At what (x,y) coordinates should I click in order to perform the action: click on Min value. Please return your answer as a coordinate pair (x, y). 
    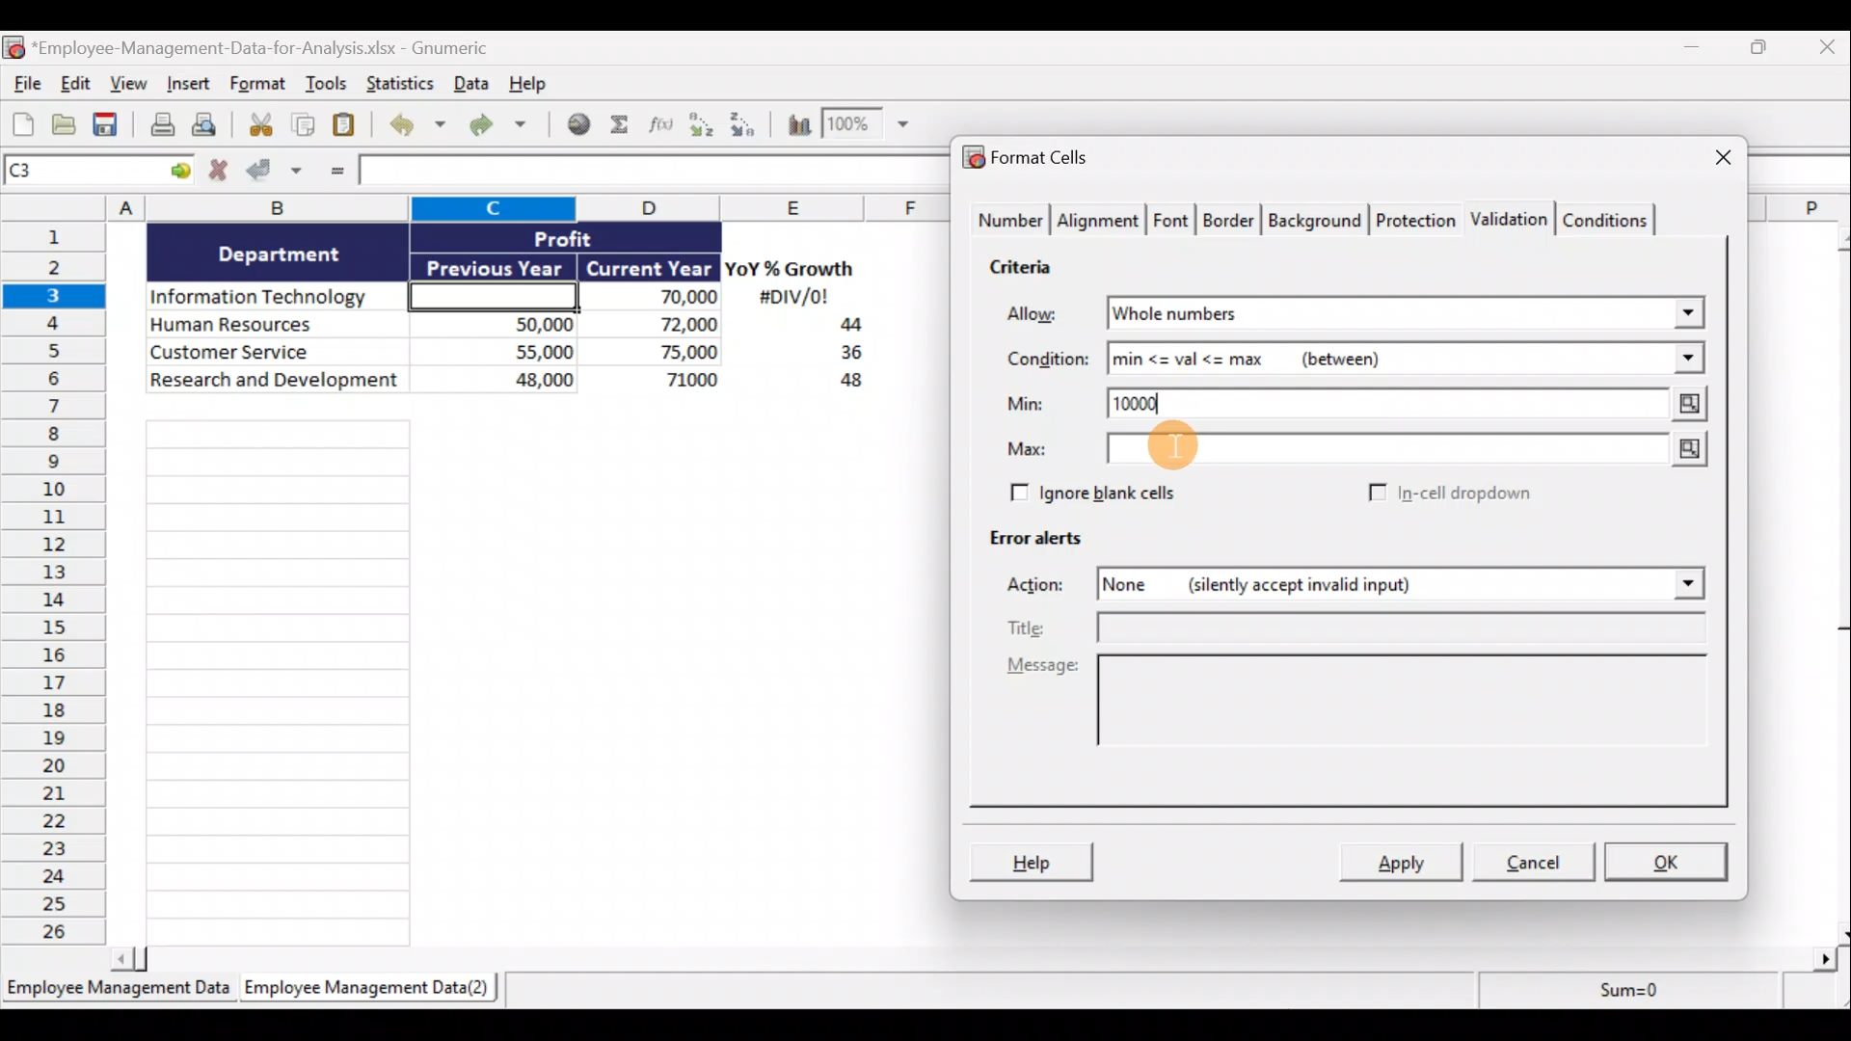
    Looking at the image, I should click on (1684, 404).